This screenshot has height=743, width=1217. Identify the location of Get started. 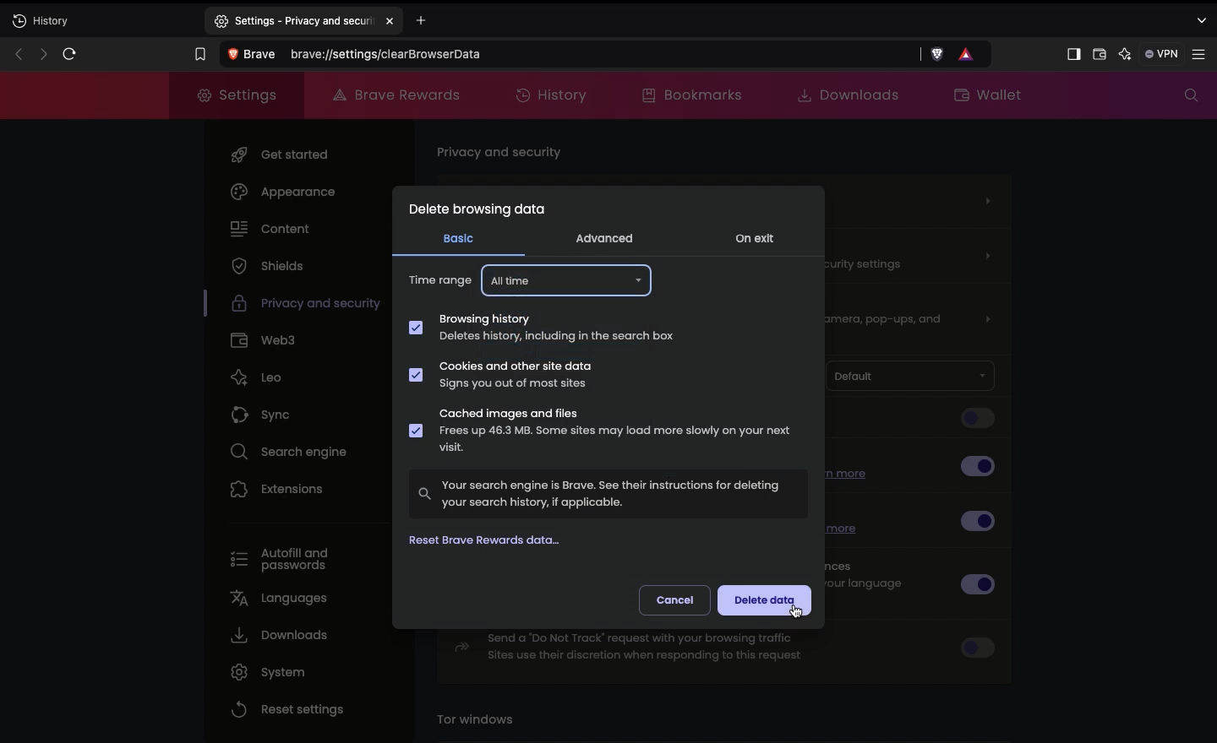
(281, 156).